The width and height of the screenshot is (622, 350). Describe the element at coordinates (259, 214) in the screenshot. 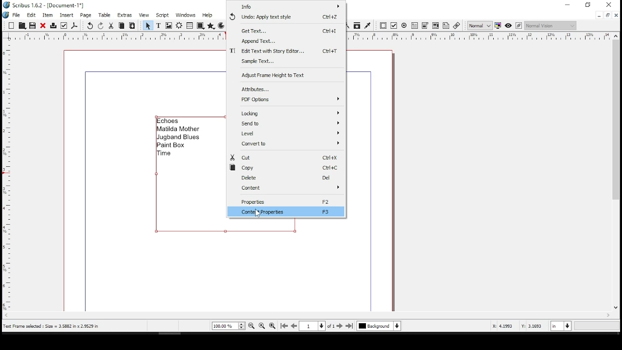

I see `mouse pointer` at that location.